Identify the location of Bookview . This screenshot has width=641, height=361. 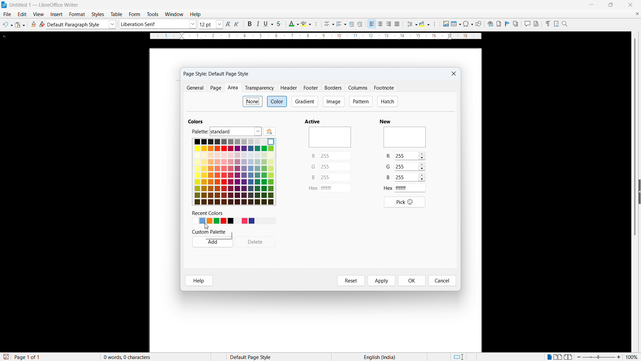
(569, 357).